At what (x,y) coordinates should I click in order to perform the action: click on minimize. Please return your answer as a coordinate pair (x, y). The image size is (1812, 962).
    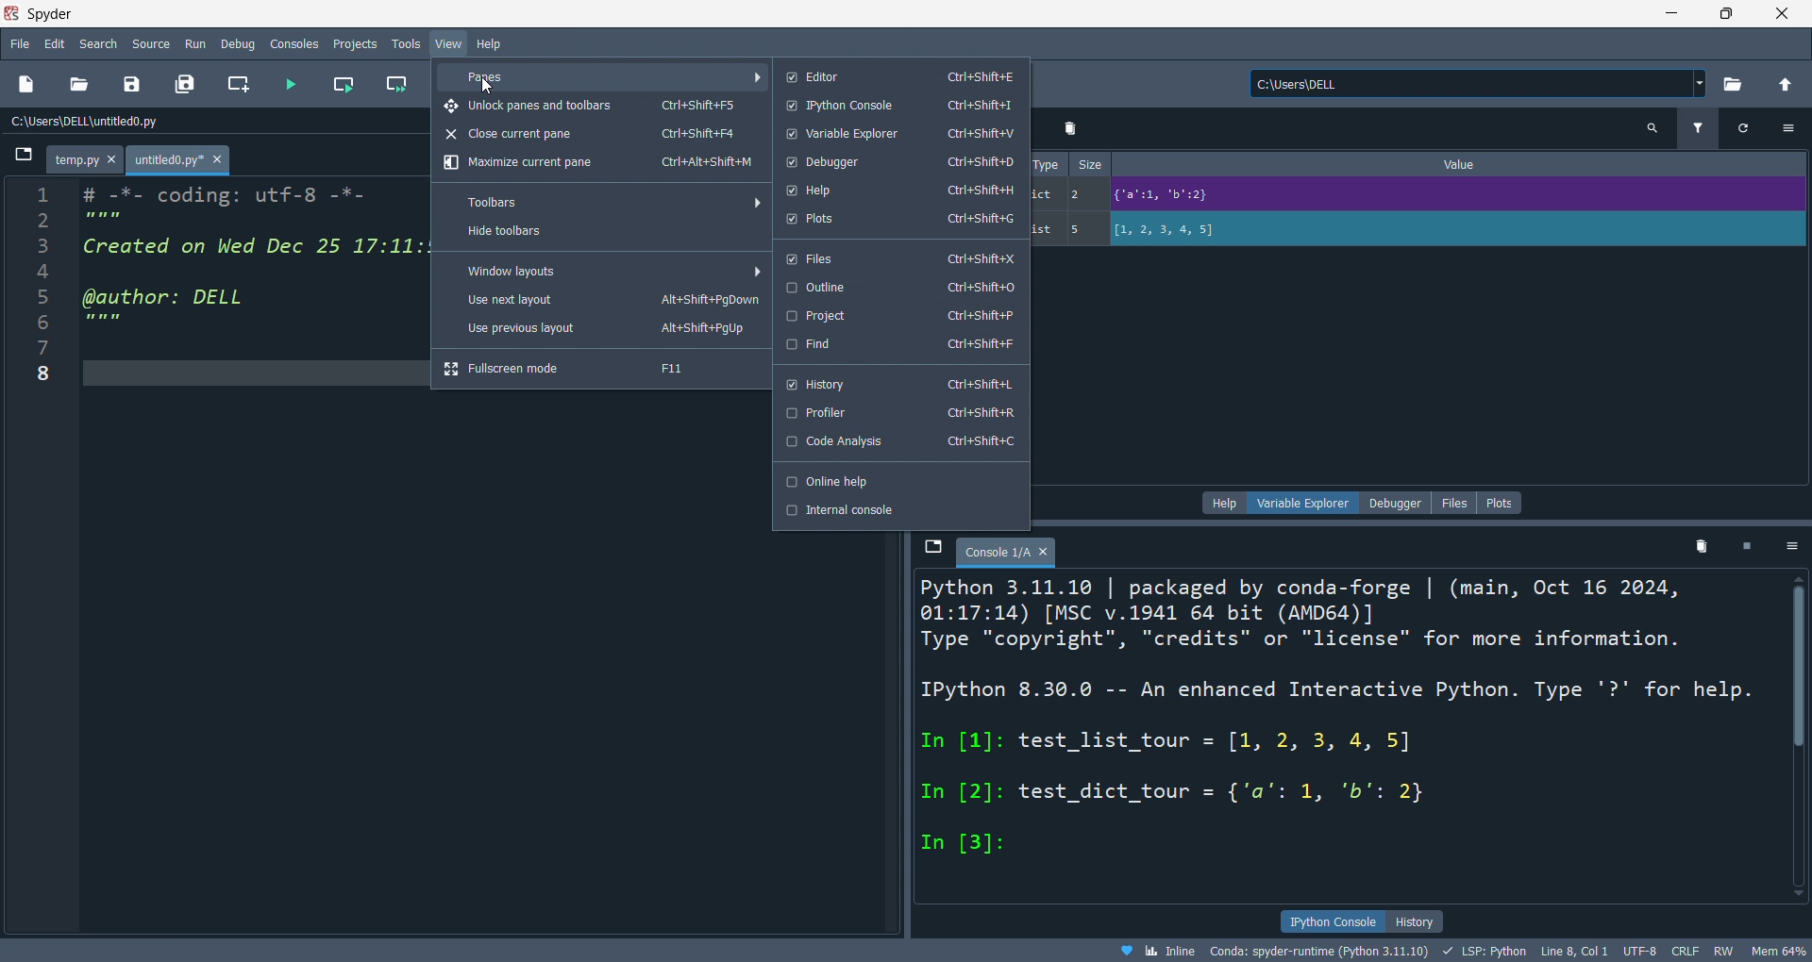
    Looking at the image, I should click on (1669, 12).